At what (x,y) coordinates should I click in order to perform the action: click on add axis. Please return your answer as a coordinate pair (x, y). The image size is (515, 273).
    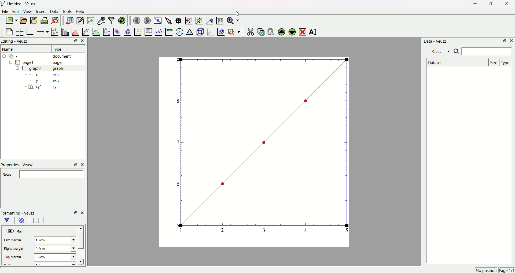
    Looking at the image, I should click on (43, 31).